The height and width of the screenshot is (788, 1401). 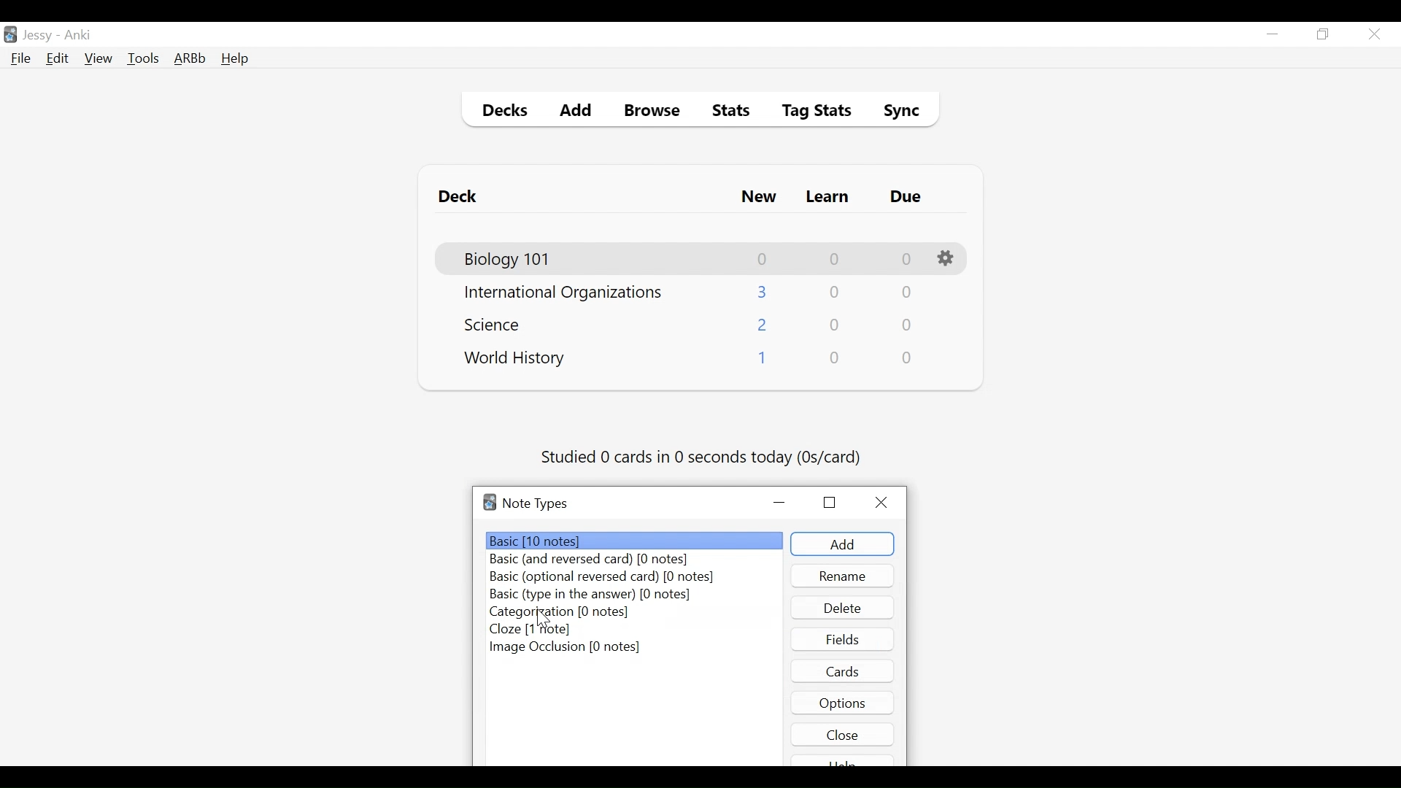 What do you see at coordinates (597, 560) in the screenshot?
I see `Basic (and reversed card)  (number of notes)` at bounding box center [597, 560].